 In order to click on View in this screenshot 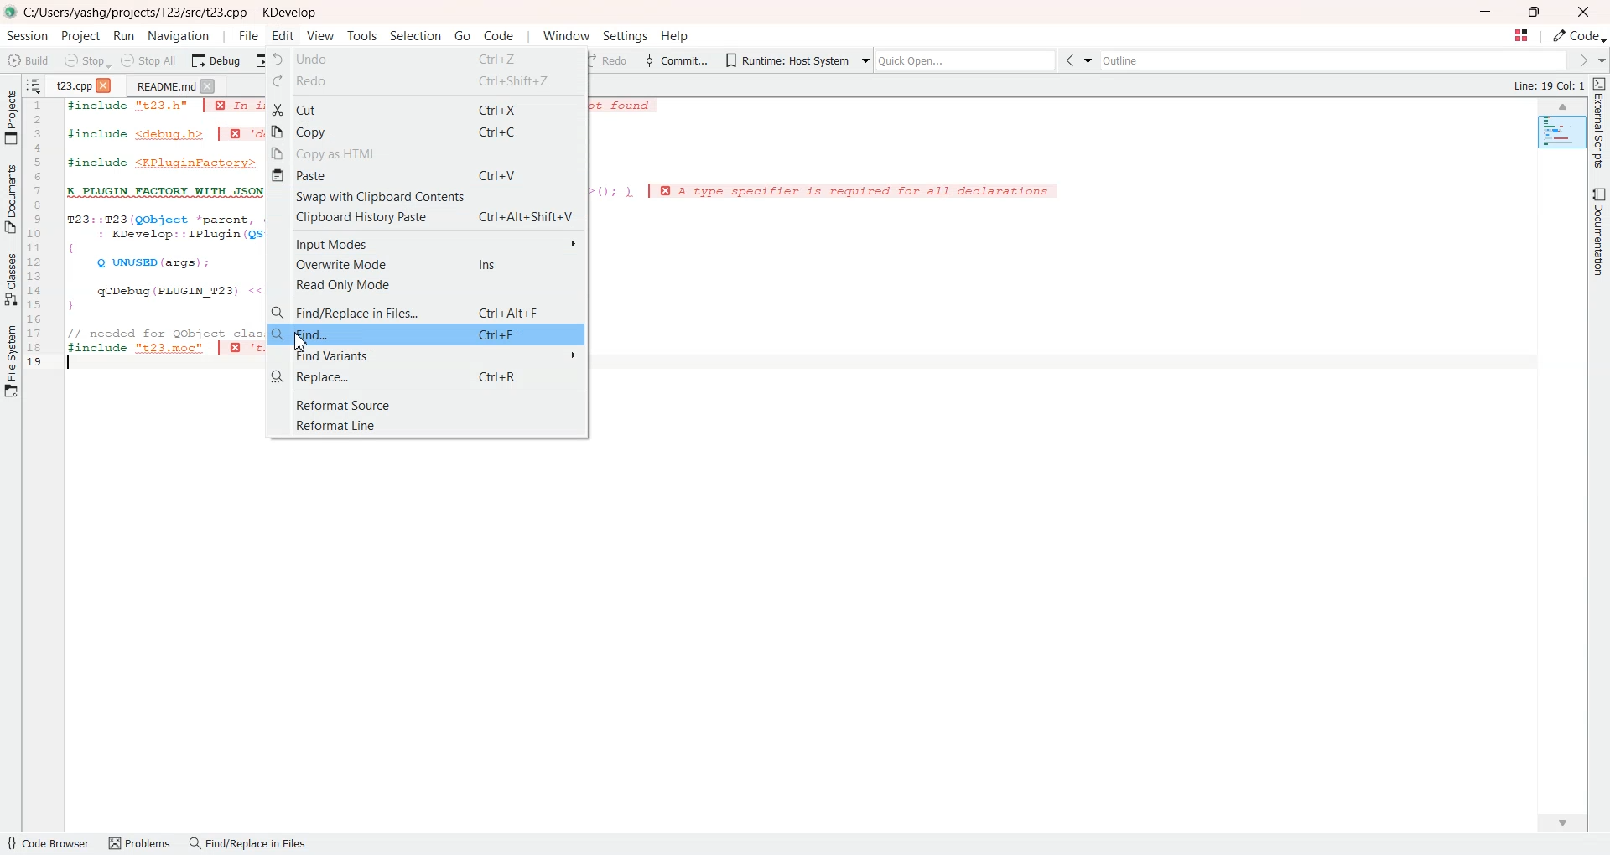, I will do `click(320, 35)`.